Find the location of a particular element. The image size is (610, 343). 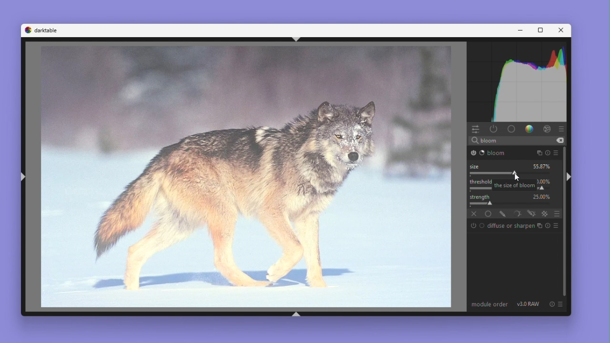

Size is located at coordinates (477, 166).